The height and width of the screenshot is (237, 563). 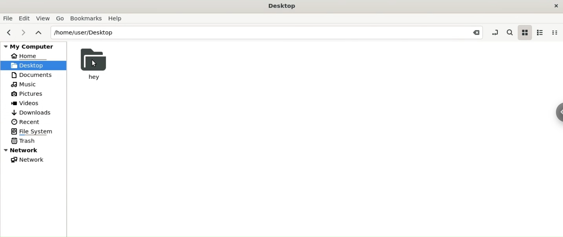 I want to click on Desktop, so click(x=283, y=5).